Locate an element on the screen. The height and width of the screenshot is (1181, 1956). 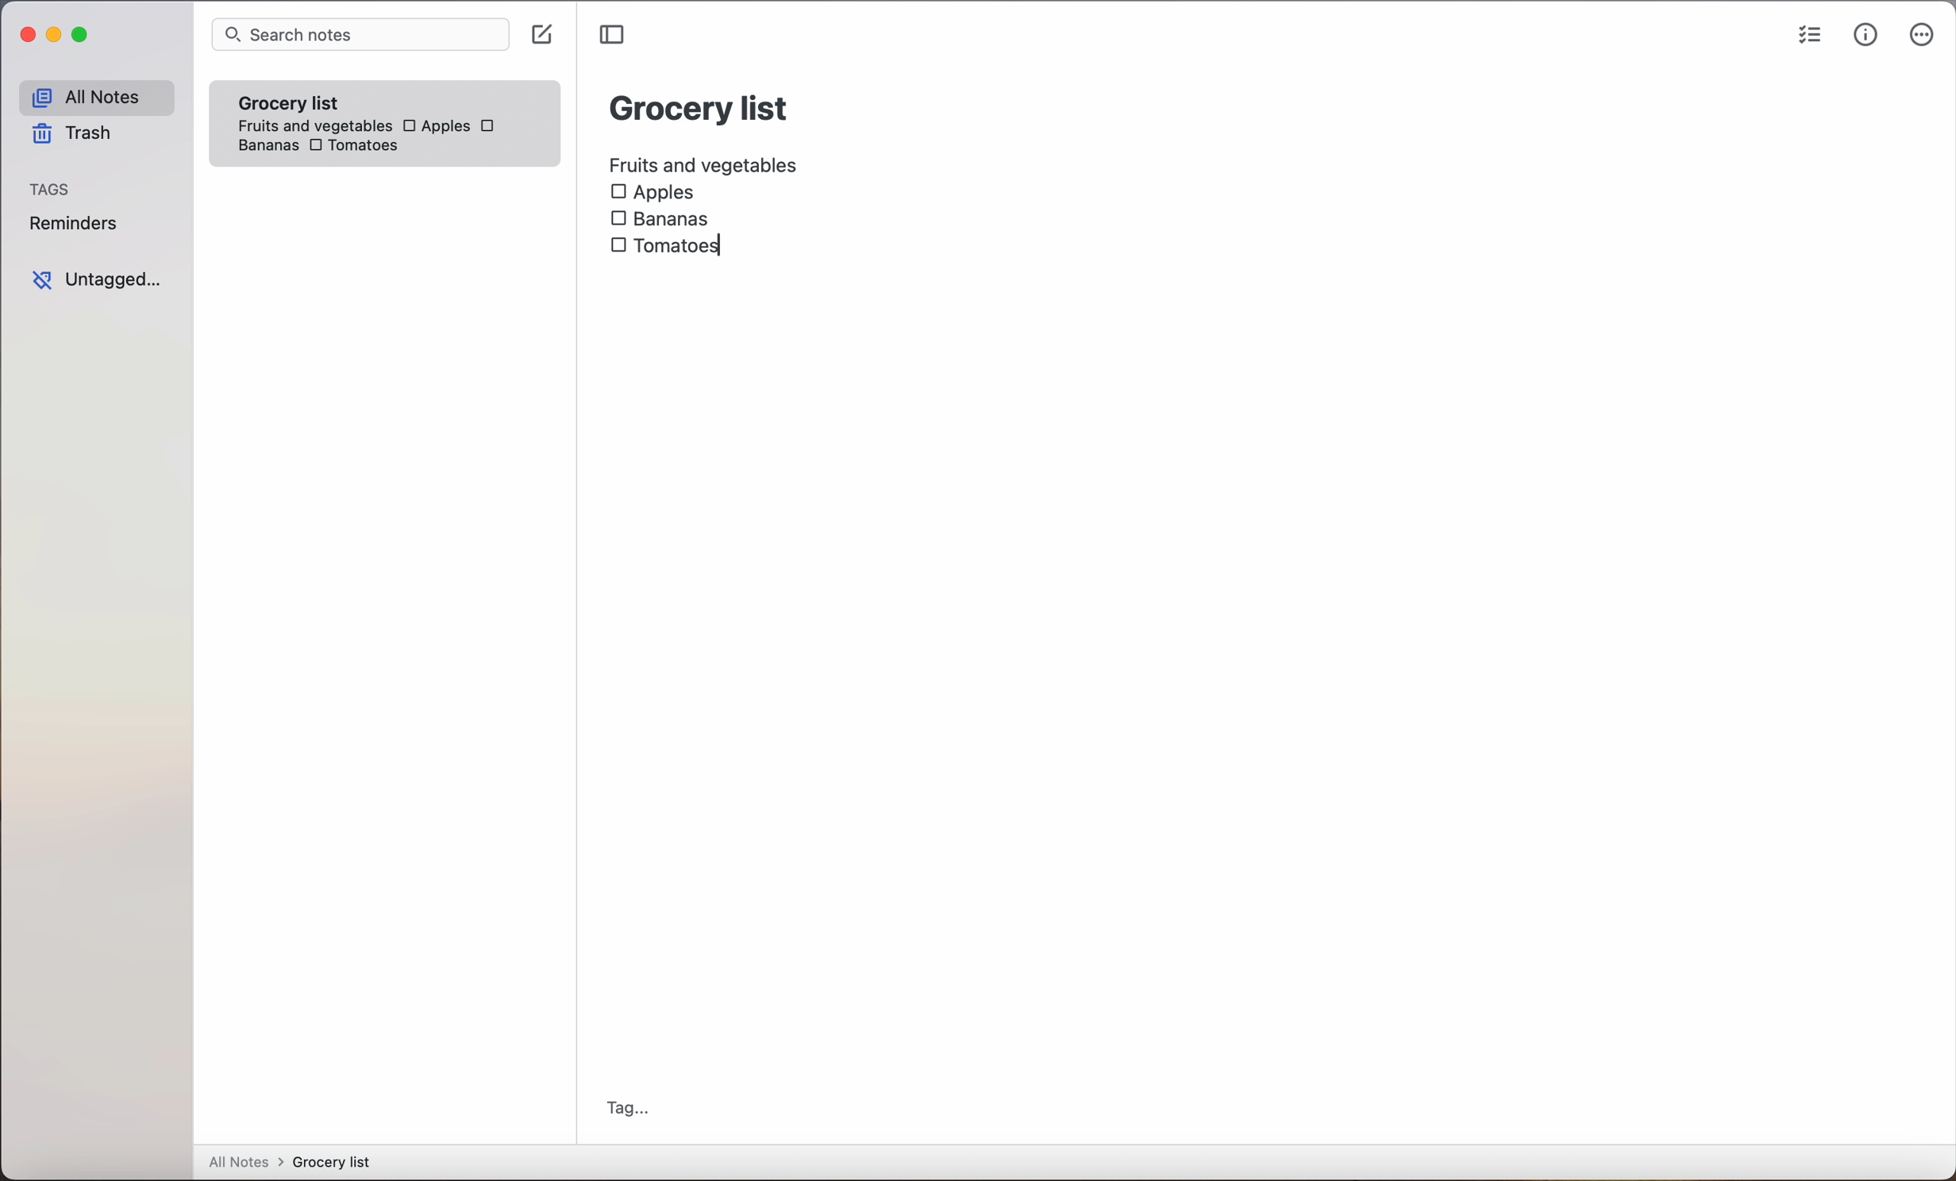
Tomatoes checkbox is located at coordinates (664, 246).